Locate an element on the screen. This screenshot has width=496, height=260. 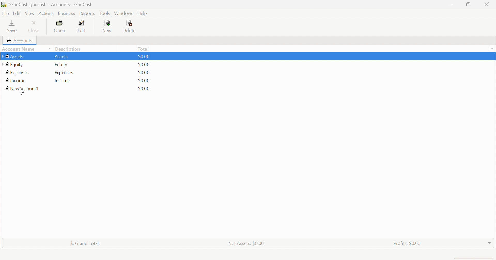
Business is located at coordinates (67, 13).